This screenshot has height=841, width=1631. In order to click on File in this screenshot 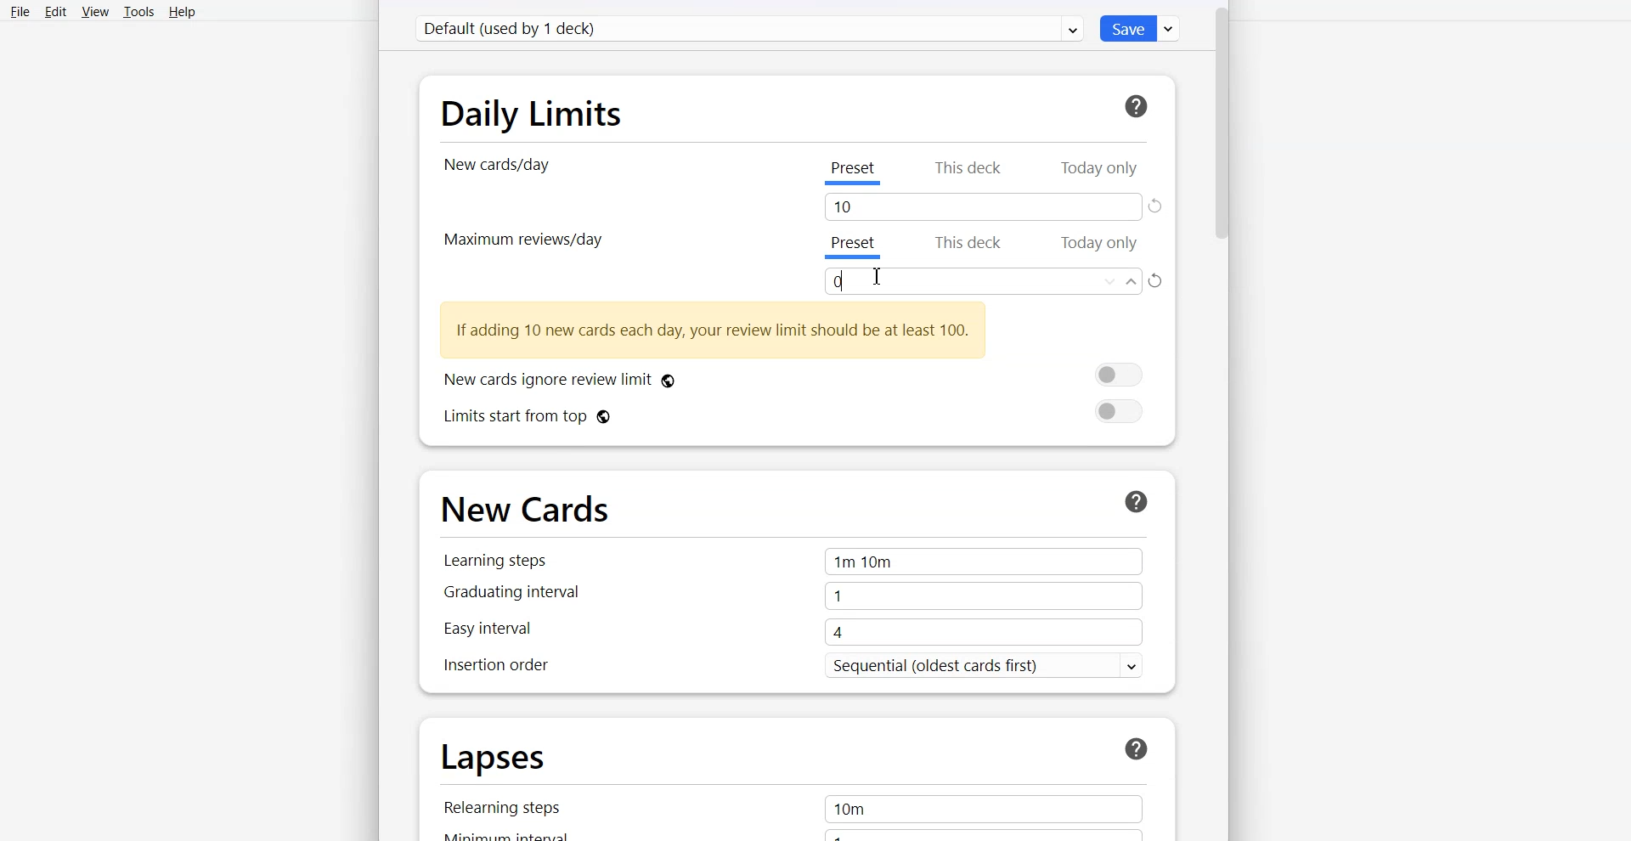, I will do `click(20, 11)`.